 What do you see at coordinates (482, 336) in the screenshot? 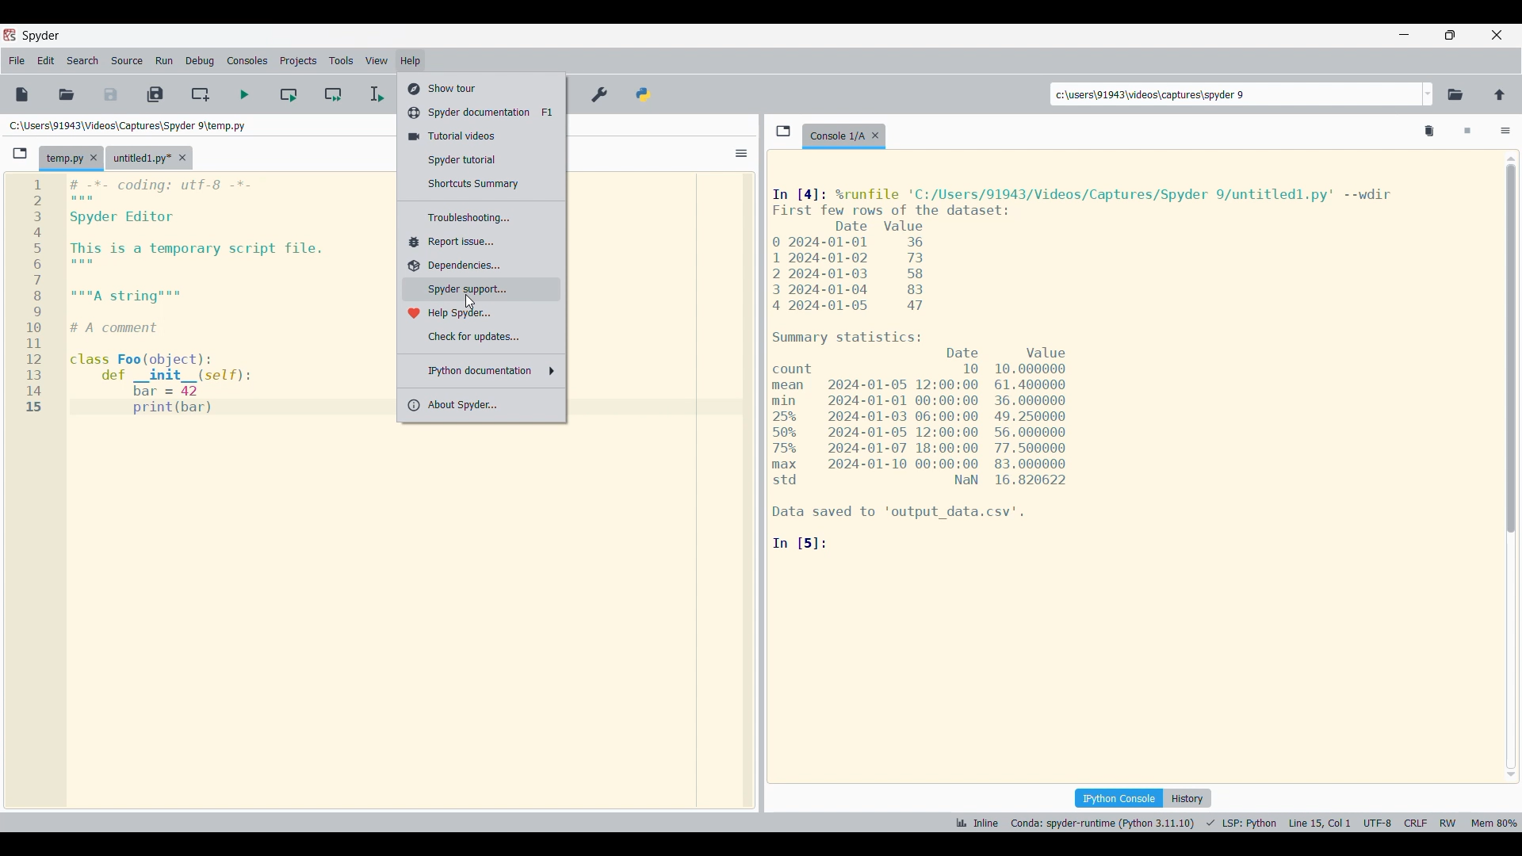
I see `Check for updates` at bounding box center [482, 336].